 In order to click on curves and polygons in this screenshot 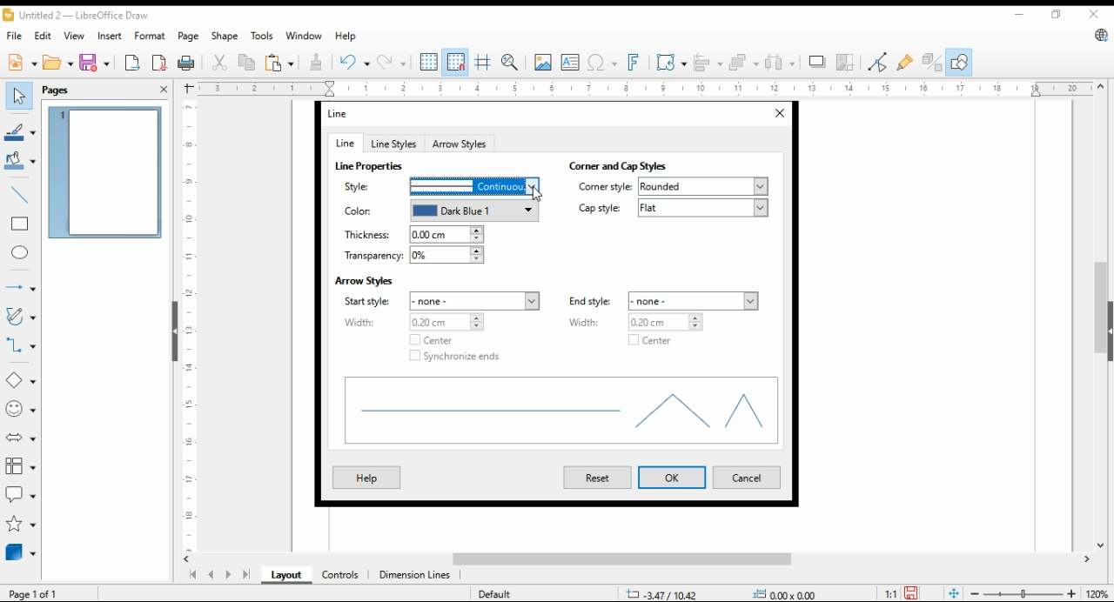, I will do `click(19, 318)`.